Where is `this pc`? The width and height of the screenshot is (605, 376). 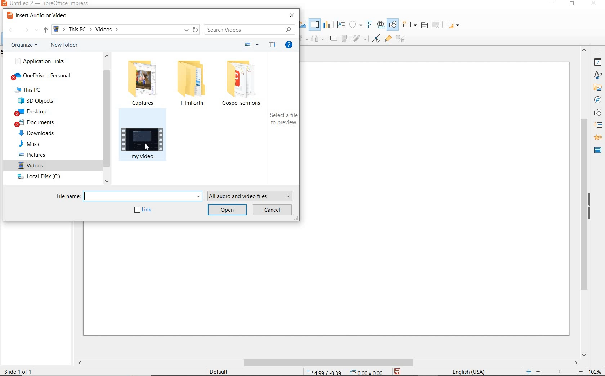 this pc is located at coordinates (28, 90).